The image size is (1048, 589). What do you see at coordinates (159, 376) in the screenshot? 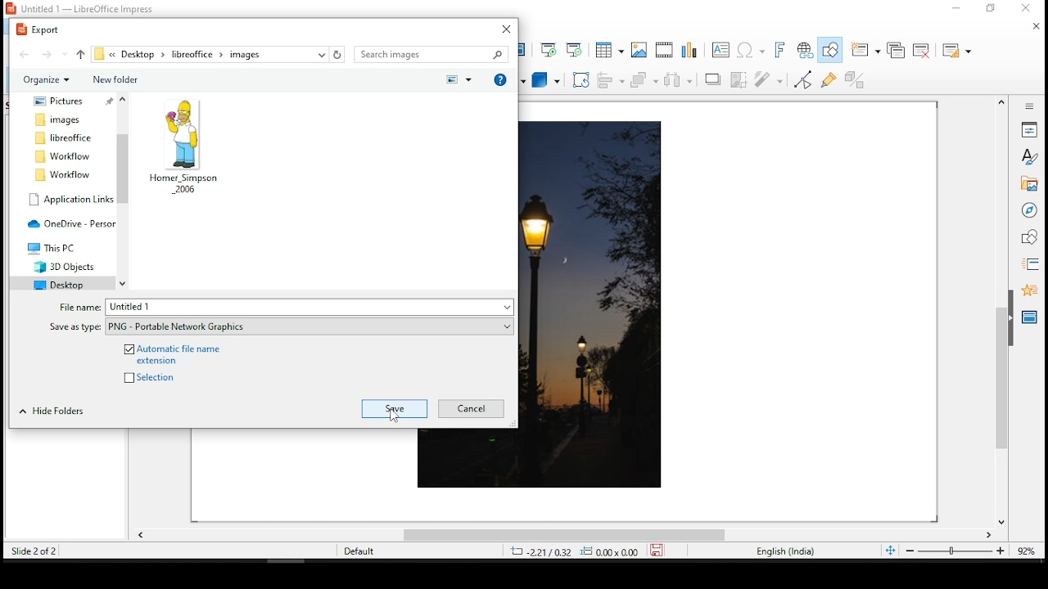
I see `selection` at bounding box center [159, 376].